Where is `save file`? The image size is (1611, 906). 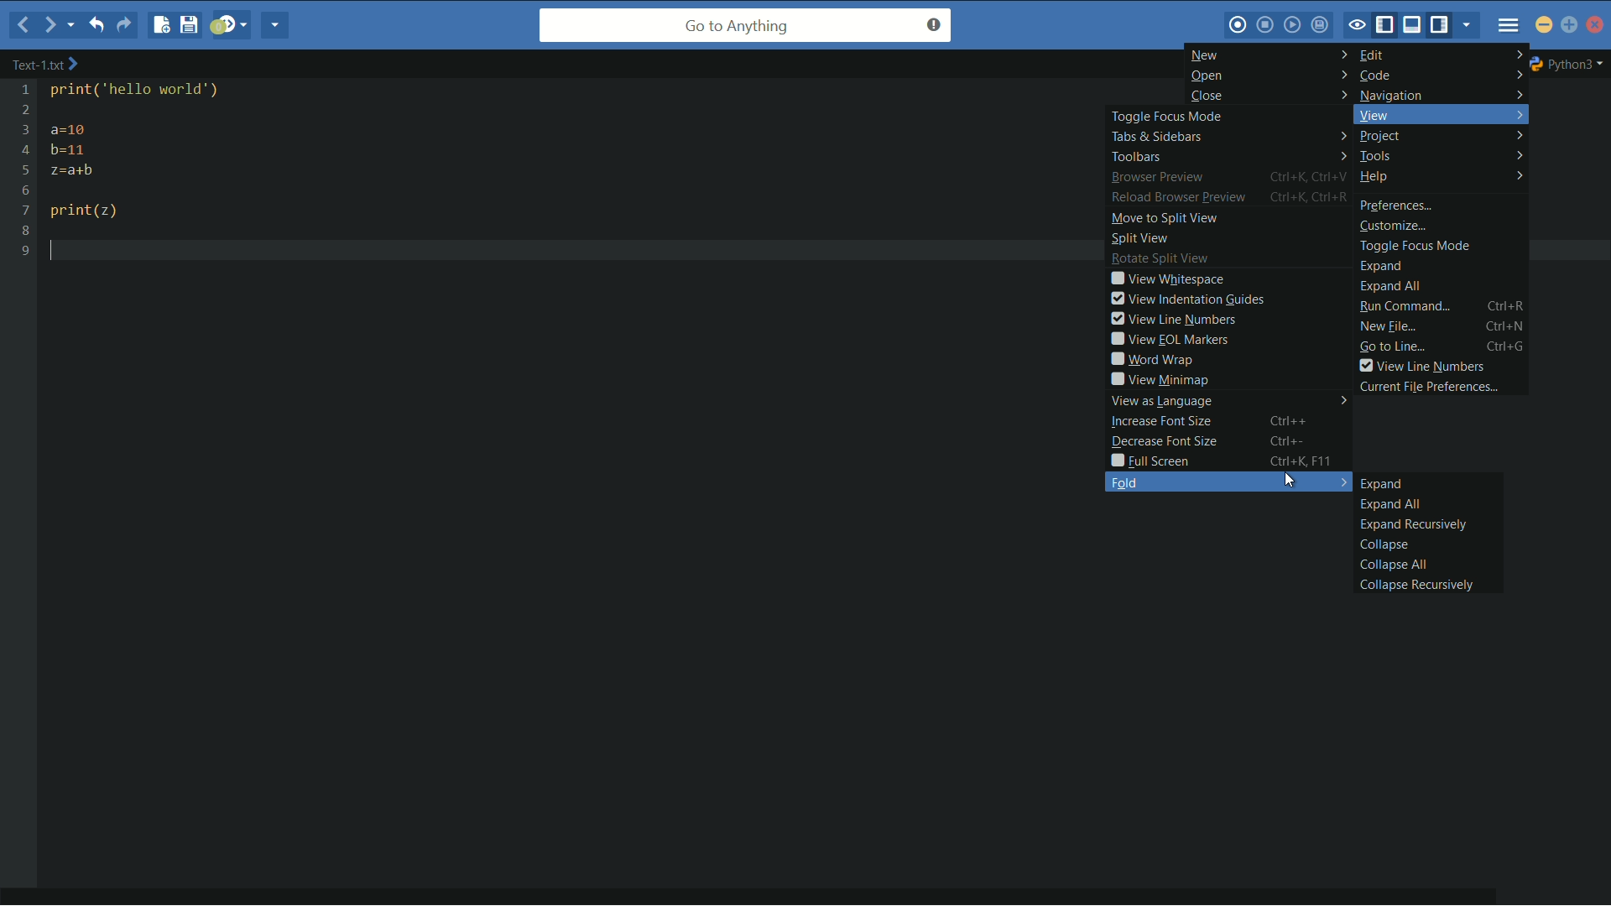
save file is located at coordinates (189, 25).